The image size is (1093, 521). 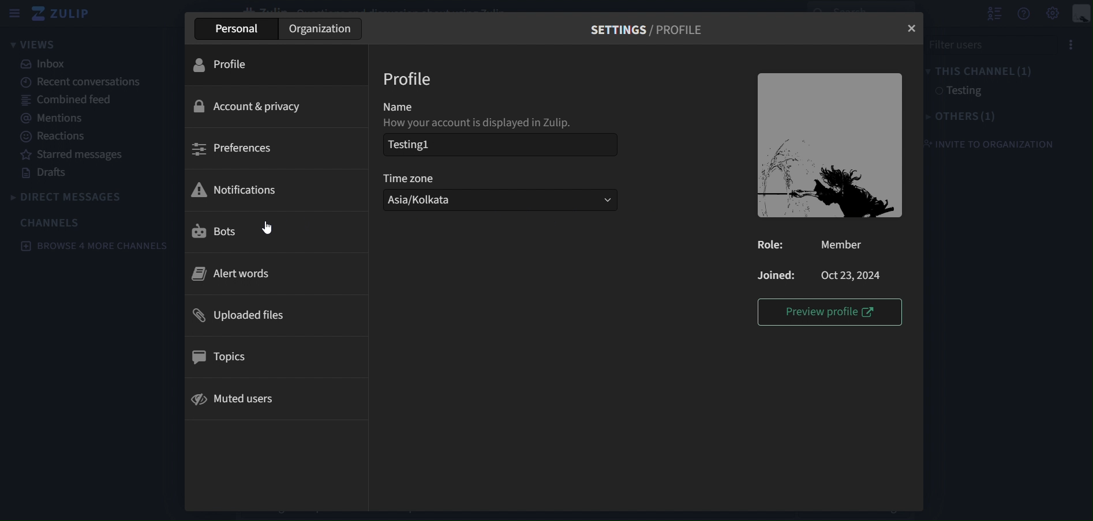 What do you see at coordinates (237, 231) in the screenshot?
I see `bots` at bounding box center [237, 231].